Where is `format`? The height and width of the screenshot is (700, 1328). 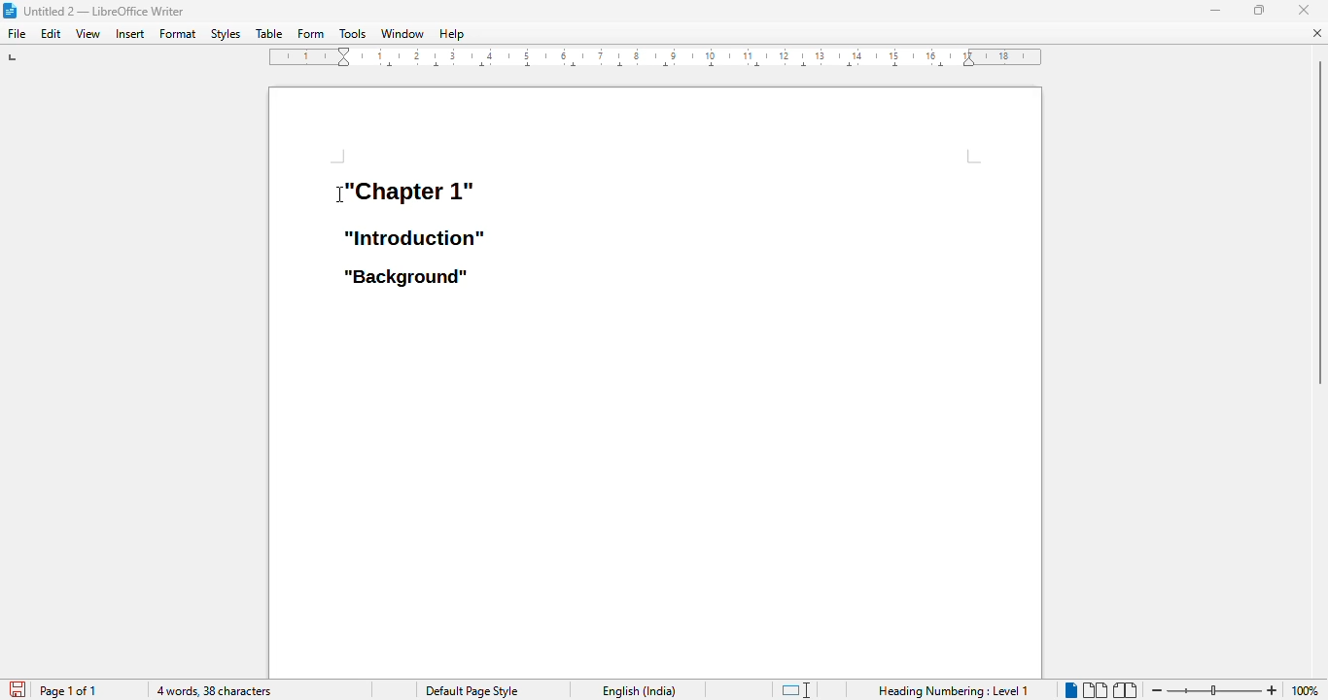 format is located at coordinates (177, 33).